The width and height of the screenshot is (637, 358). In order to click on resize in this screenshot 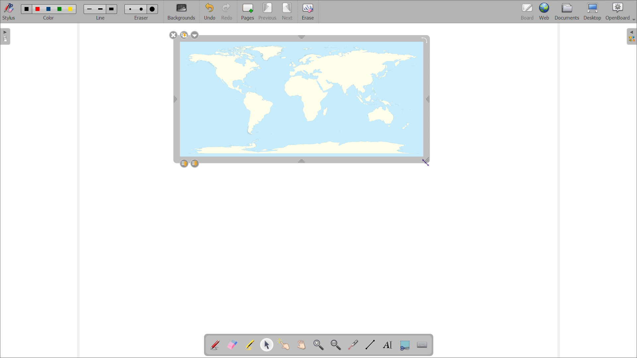, I will do `click(302, 160)`.